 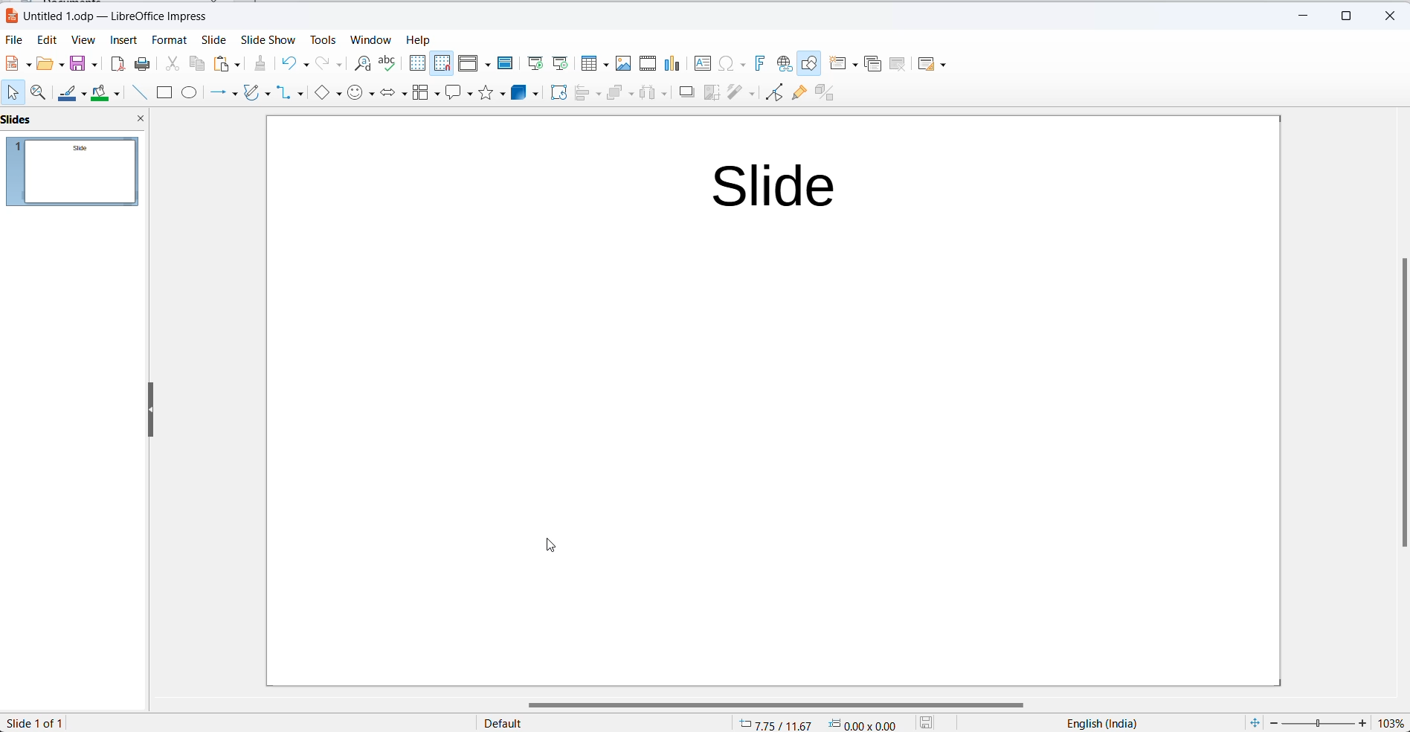 What do you see at coordinates (474, 65) in the screenshot?
I see `Display options` at bounding box center [474, 65].